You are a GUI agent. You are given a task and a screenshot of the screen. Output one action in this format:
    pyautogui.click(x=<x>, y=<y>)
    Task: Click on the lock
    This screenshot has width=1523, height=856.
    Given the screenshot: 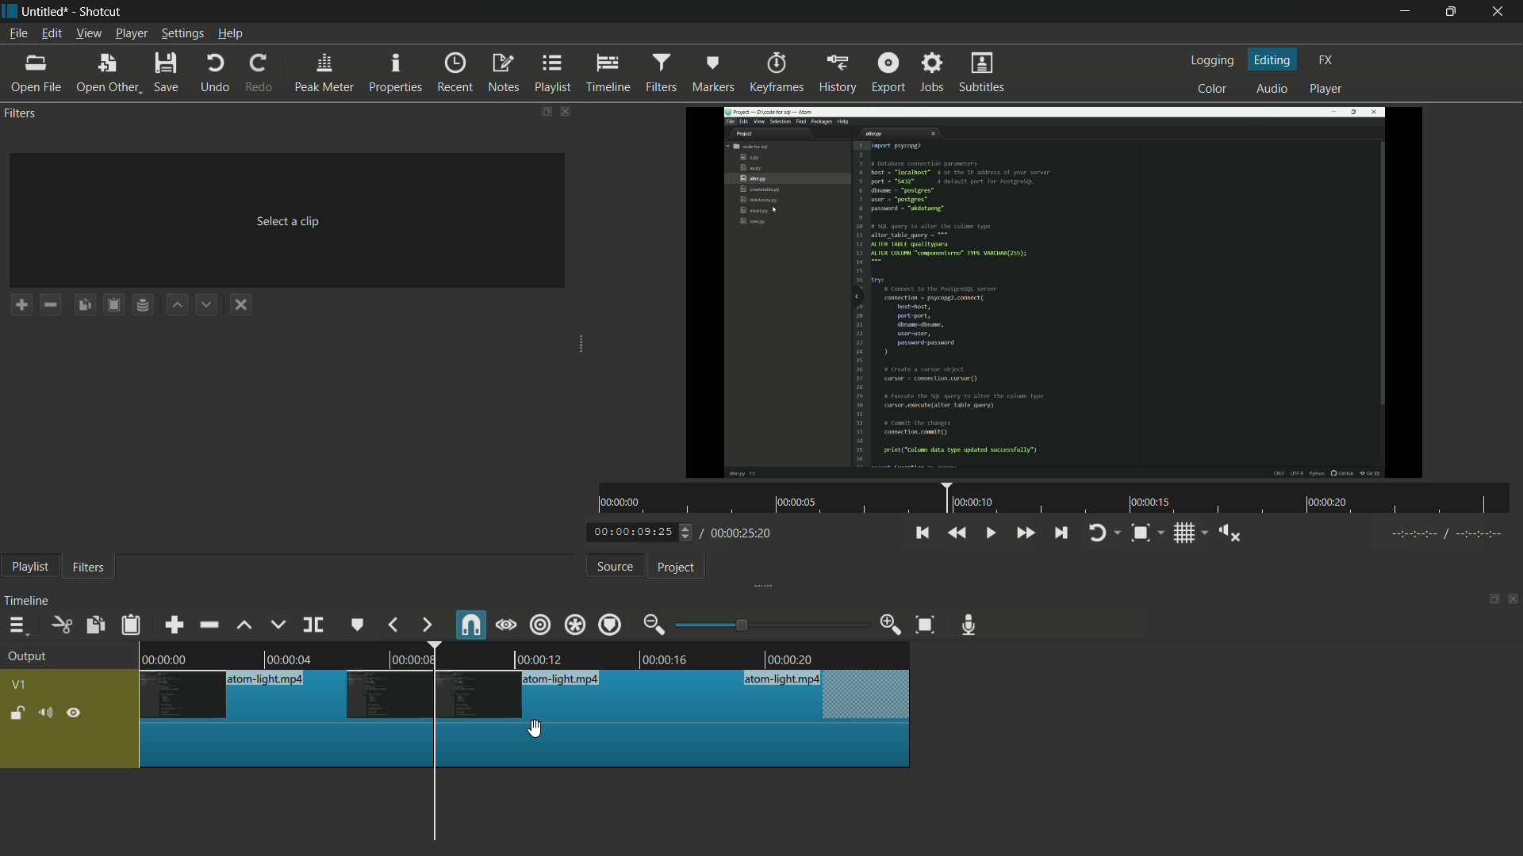 What is the action you would take?
    pyautogui.click(x=17, y=714)
    